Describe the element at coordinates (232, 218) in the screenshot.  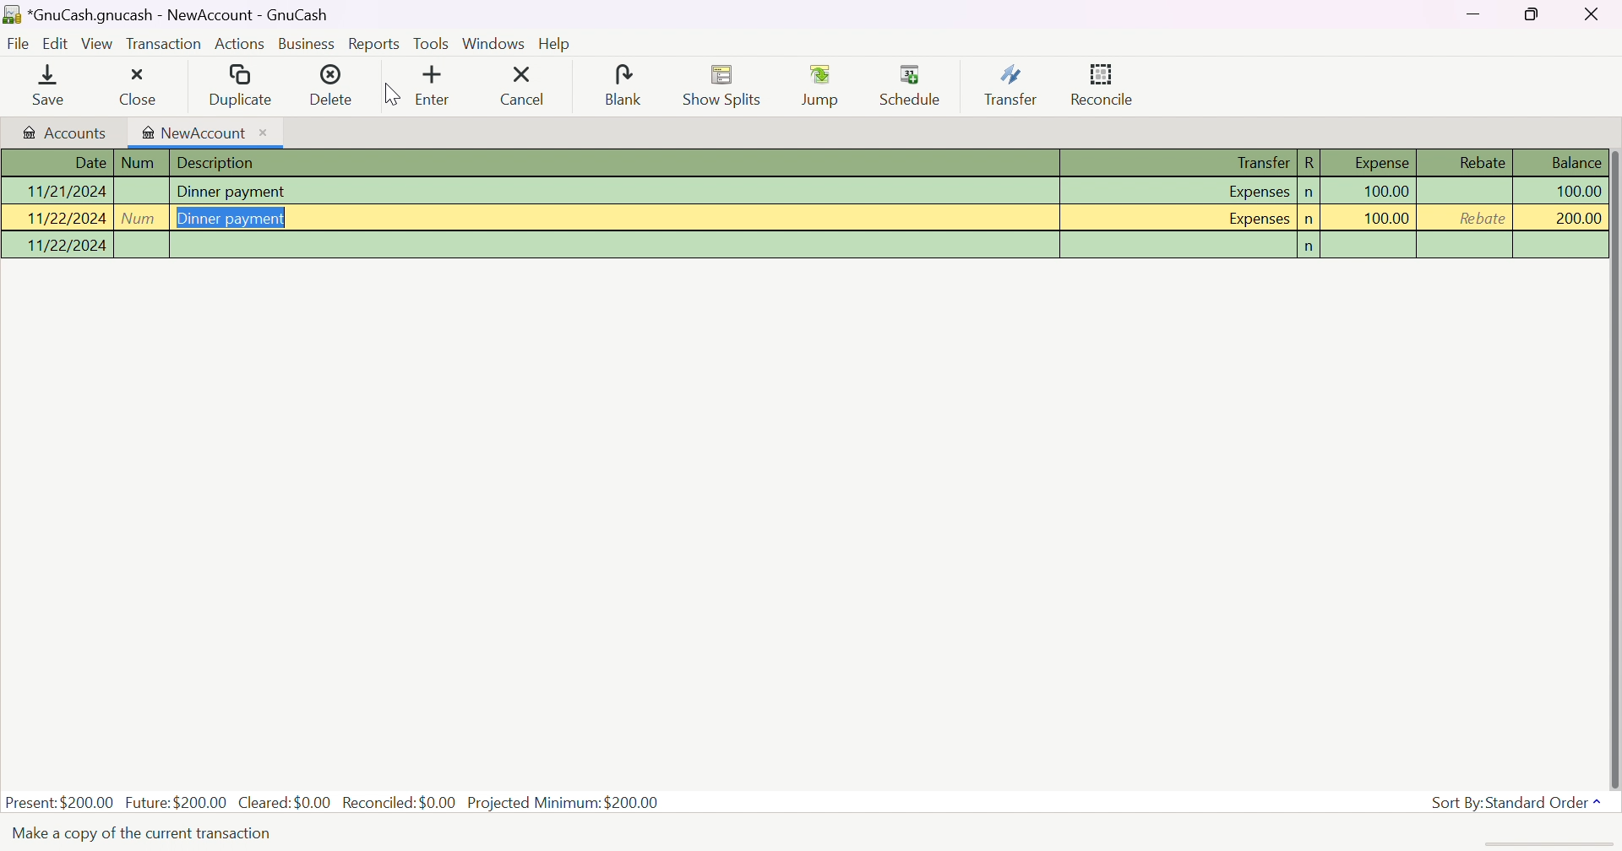
I see `Dinner payment` at that location.